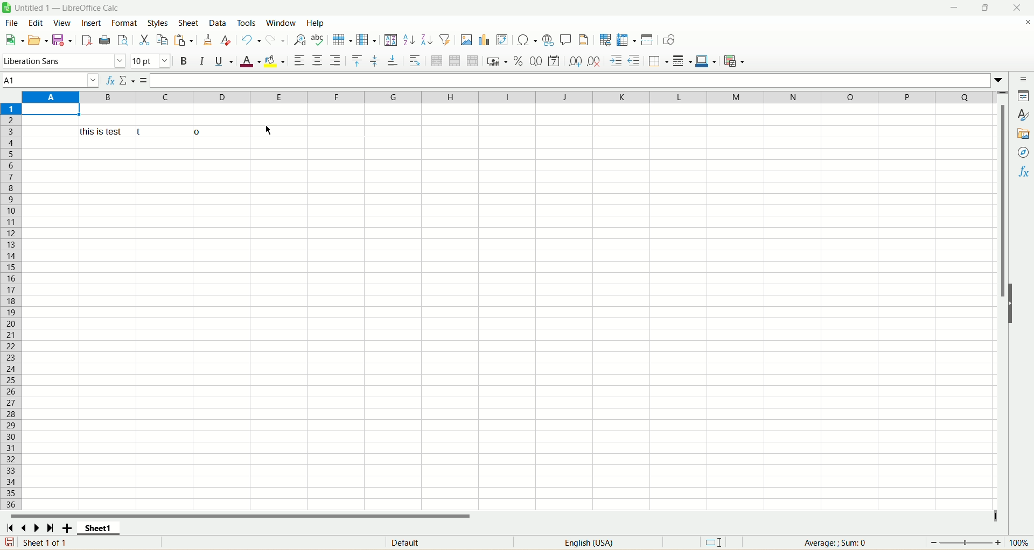 The width and height of the screenshot is (1034, 550). Describe the element at coordinates (446, 39) in the screenshot. I see `autofilter` at that location.